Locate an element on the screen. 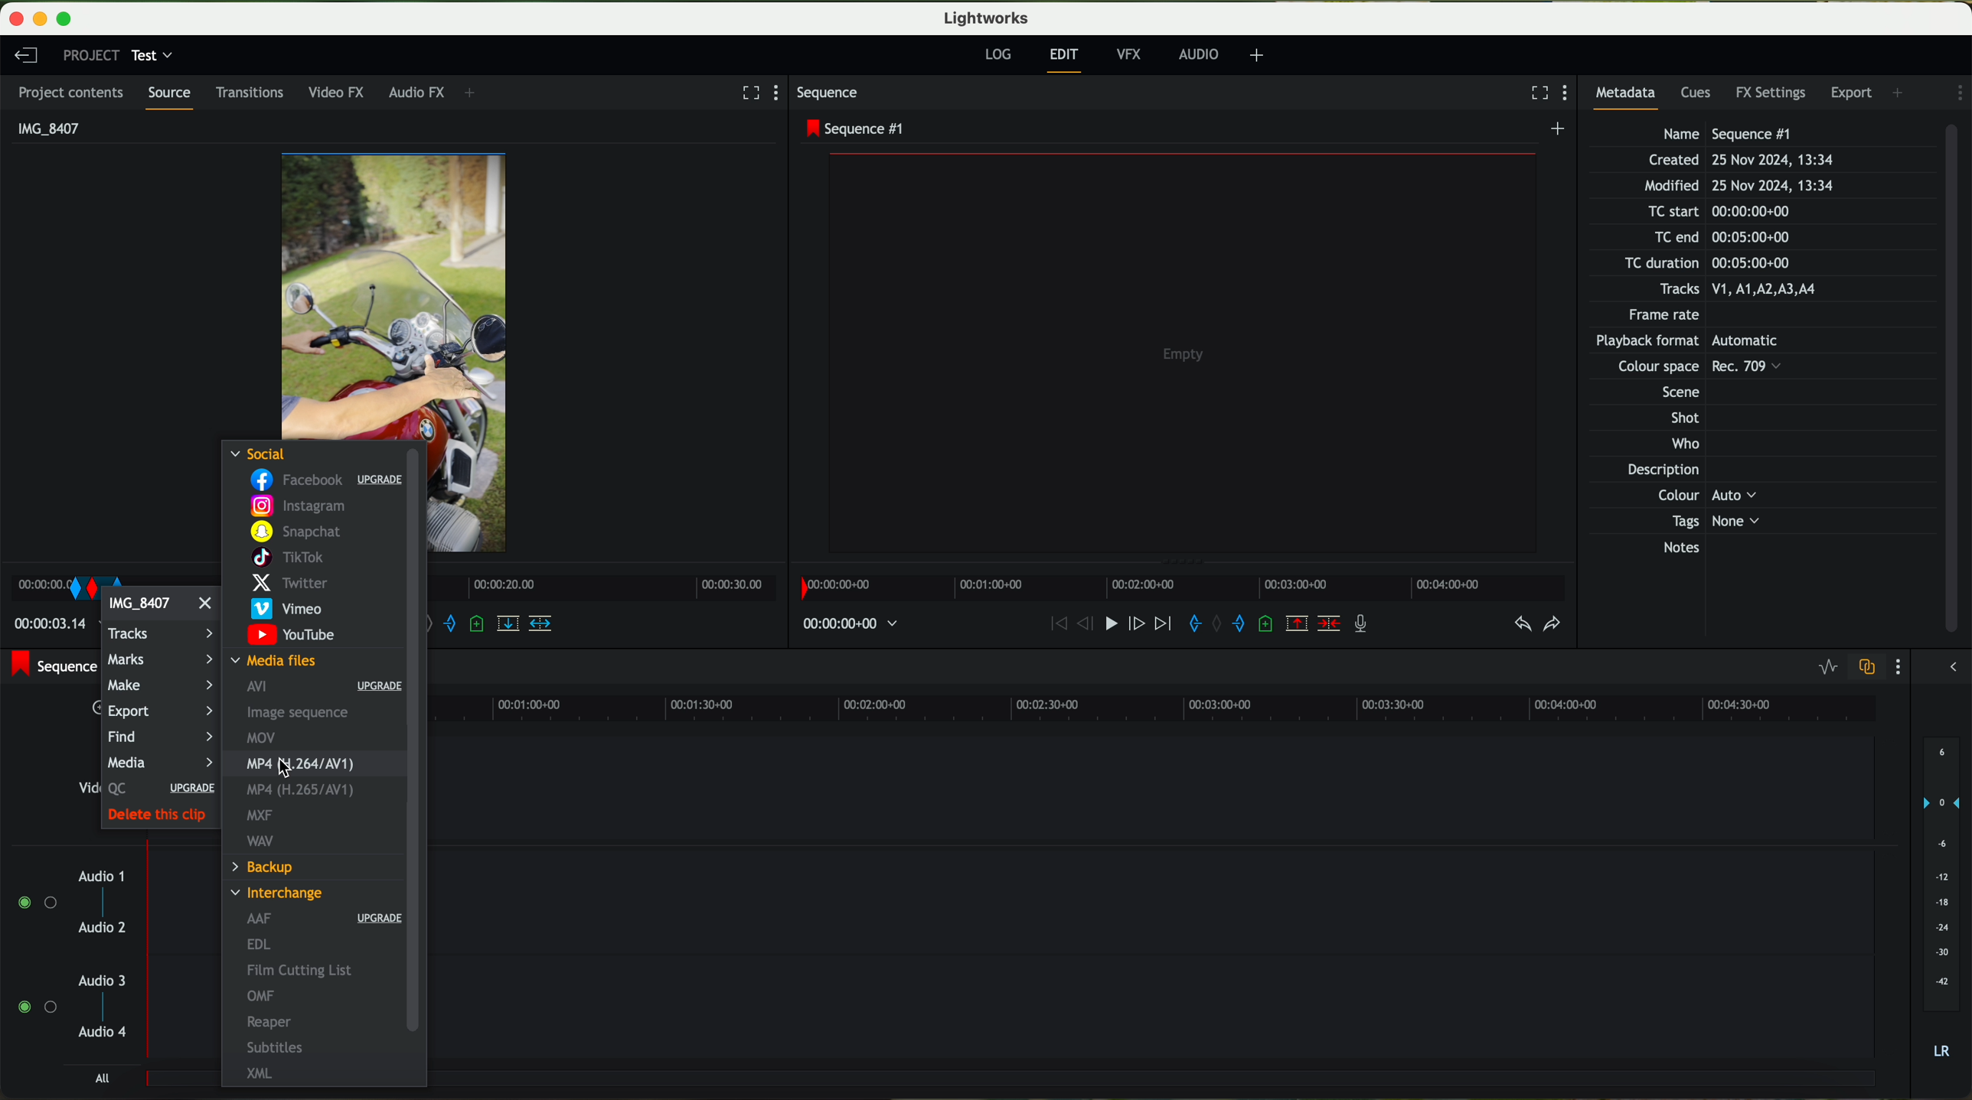  Vimeo is located at coordinates (286, 610).